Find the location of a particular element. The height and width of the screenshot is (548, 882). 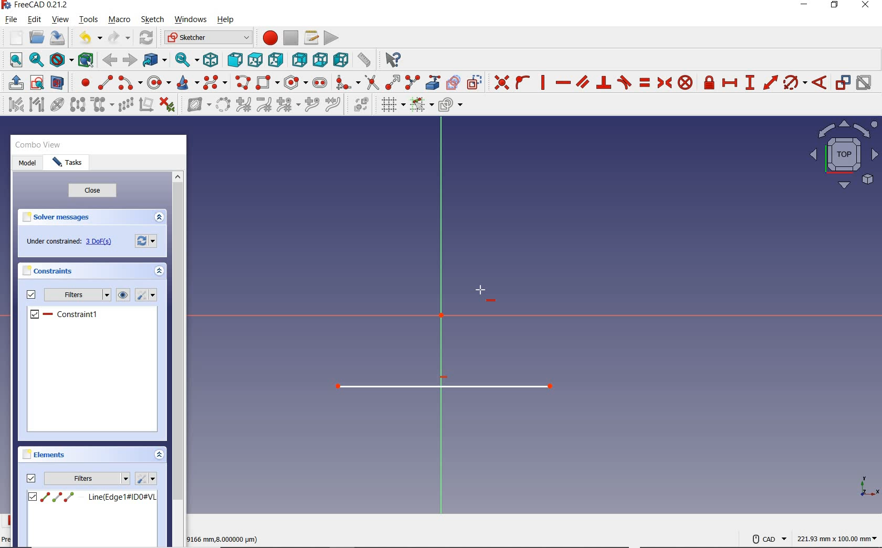

CONSTRAIN EQUAL is located at coordinates (645, 82).